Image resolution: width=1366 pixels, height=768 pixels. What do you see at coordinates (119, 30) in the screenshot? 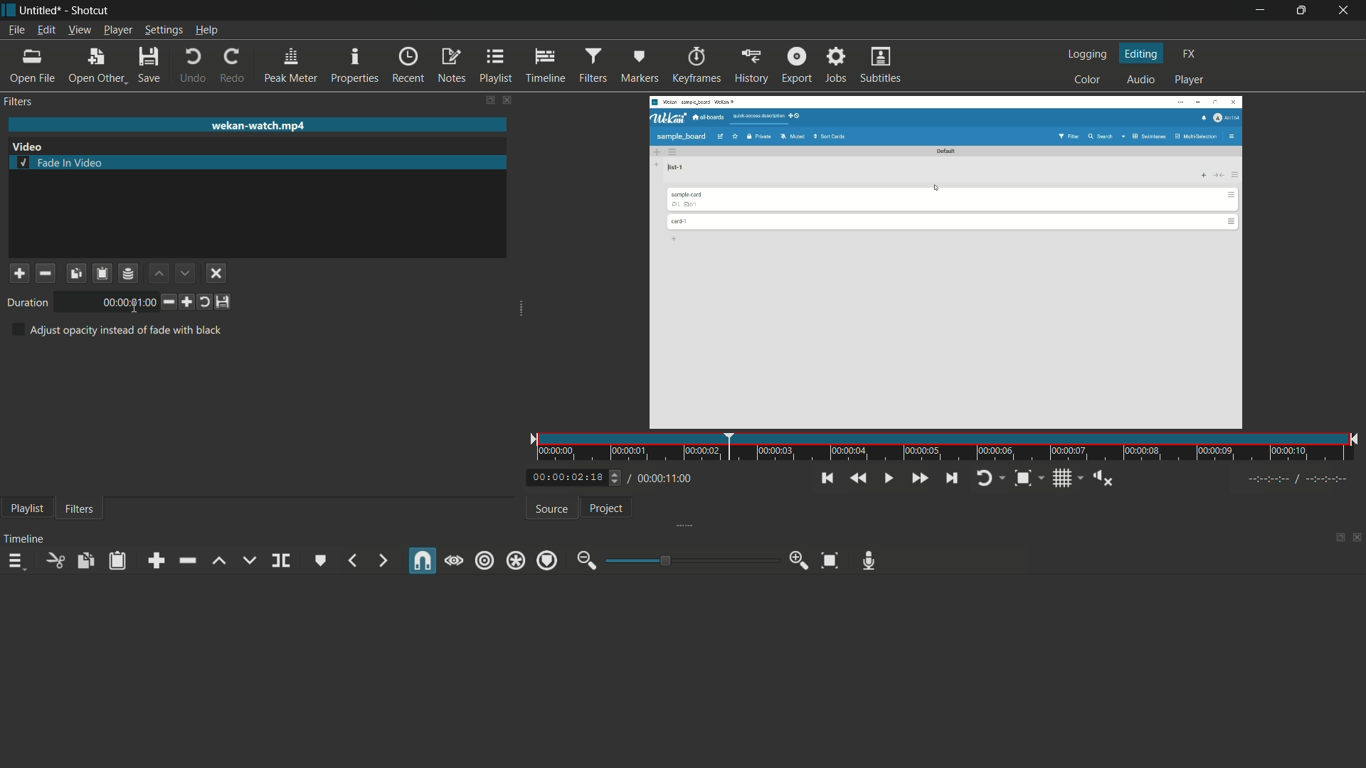
I see `player menu` at bounding box center [119, 30].